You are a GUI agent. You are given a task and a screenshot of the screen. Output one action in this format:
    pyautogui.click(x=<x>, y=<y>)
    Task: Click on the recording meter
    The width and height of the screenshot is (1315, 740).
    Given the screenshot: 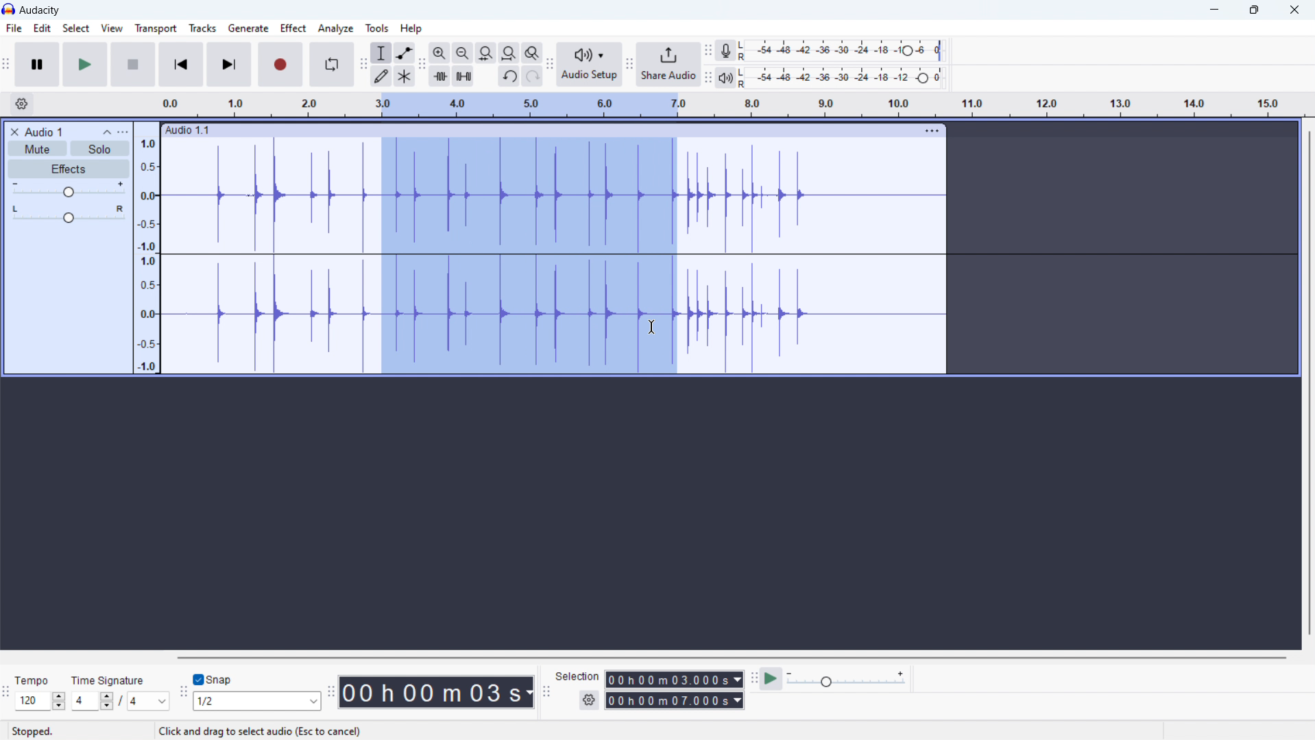 What is the action you would take?
    pyautogui.click(x=730, y=50)
    